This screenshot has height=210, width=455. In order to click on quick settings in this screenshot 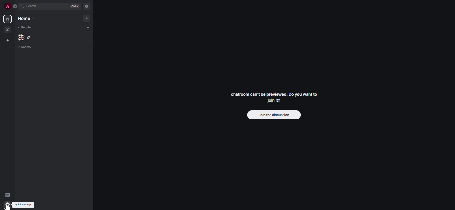, I will do `click(25, 205)`.